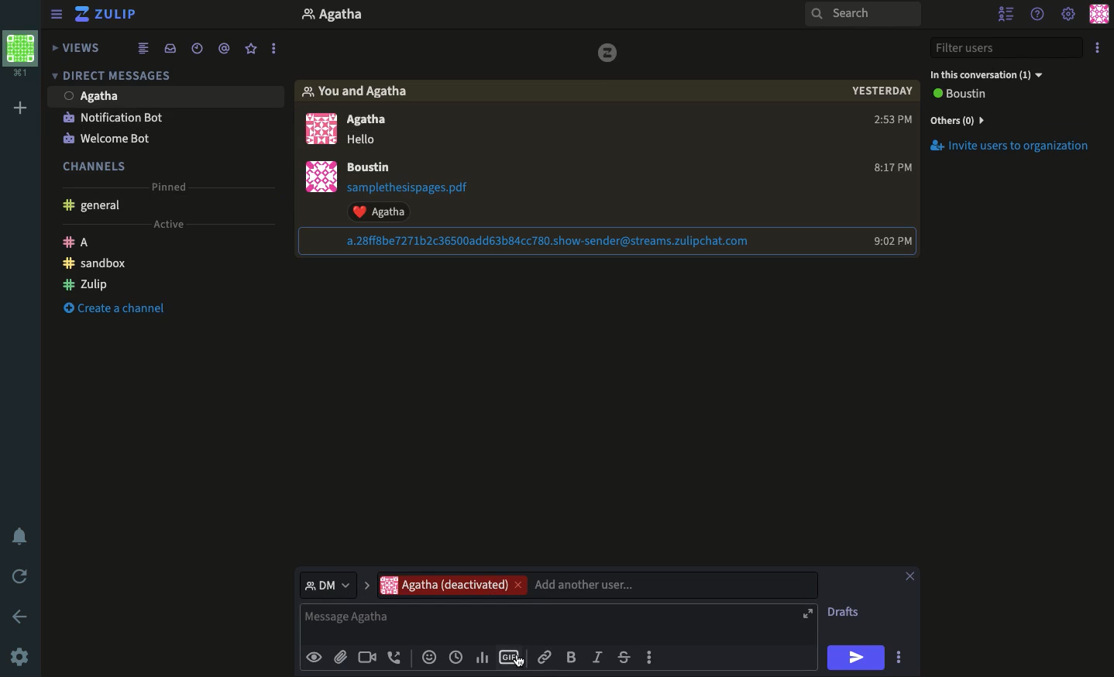 This screenshot has height=677, width=1114. I want to click on Go back, so click(21, 616).